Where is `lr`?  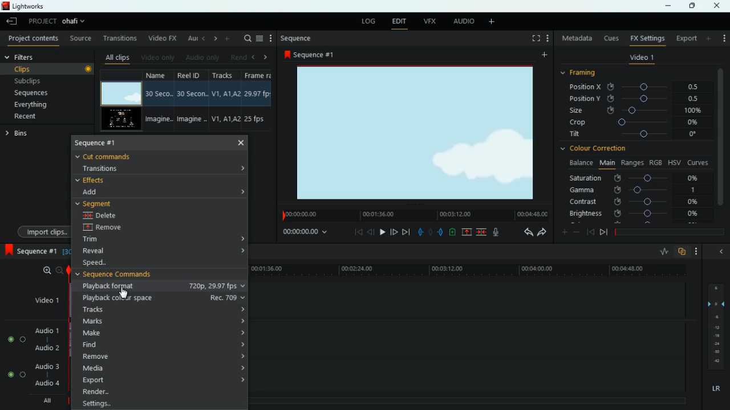 lr is located at coordinates (715, 389).